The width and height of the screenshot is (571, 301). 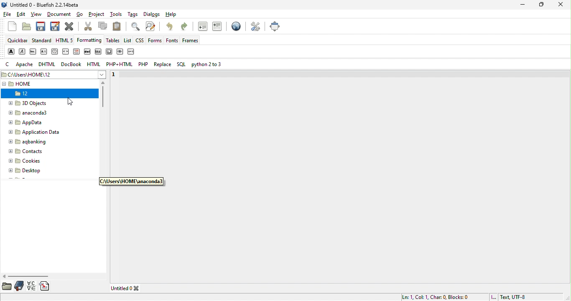 What do you see at coordinates (511, 296) in the screenshot?
I see `text utf 8` at bounding box center [511, 296].